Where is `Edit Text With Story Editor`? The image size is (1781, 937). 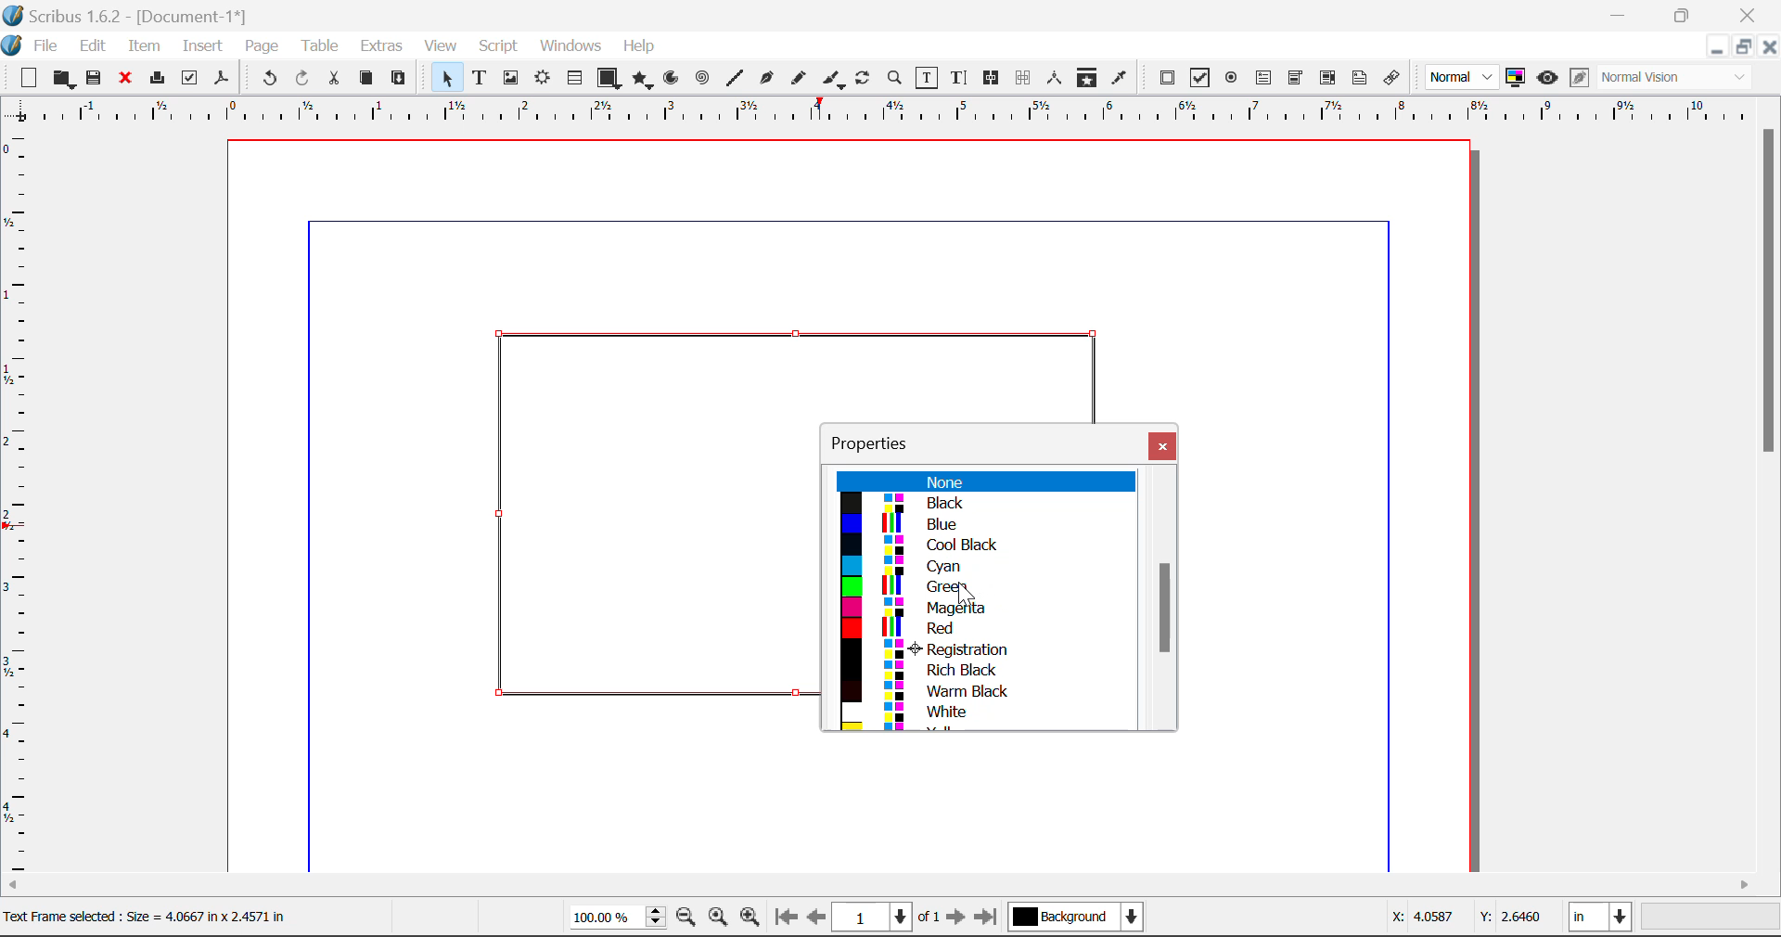 Edit Text With Story Editor is located at coordinates (958, 79).